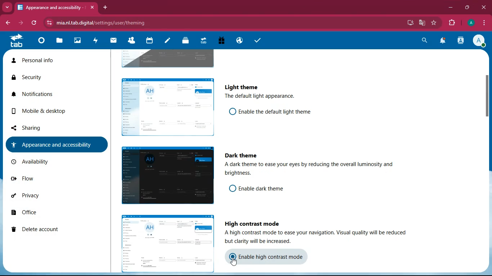 The image size is (492, 276). What do you see at coordinates (166, 41) in the screenshot?
I see `notes` at bounding box center [166, 41].